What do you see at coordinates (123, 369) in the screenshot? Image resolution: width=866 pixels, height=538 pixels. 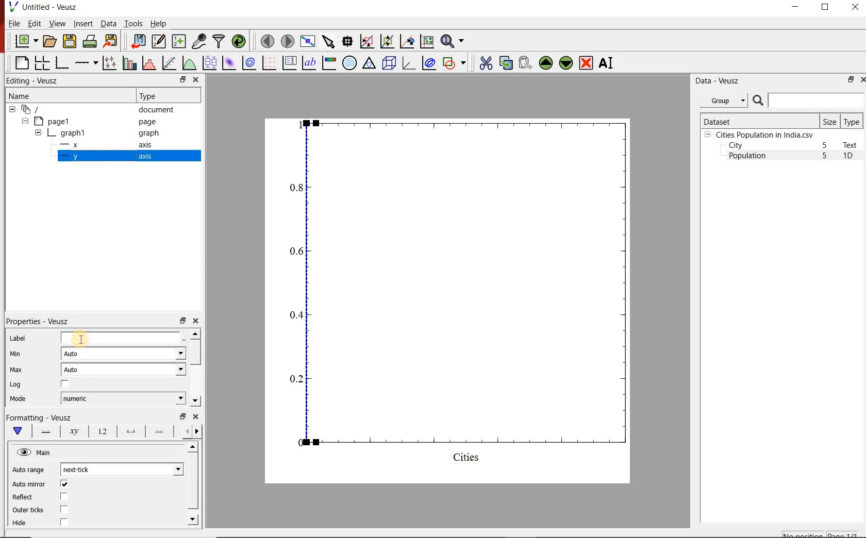 I see `Auto` at bounding box center [123, 369].